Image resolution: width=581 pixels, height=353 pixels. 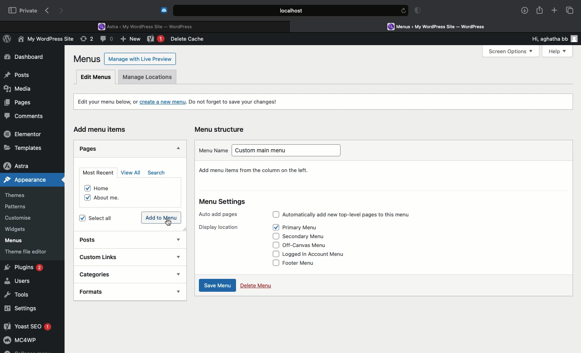 What do you see at coordinates (510, 52) in the screenshot?
I see `Screen Options` at bounding box center [510, 52].